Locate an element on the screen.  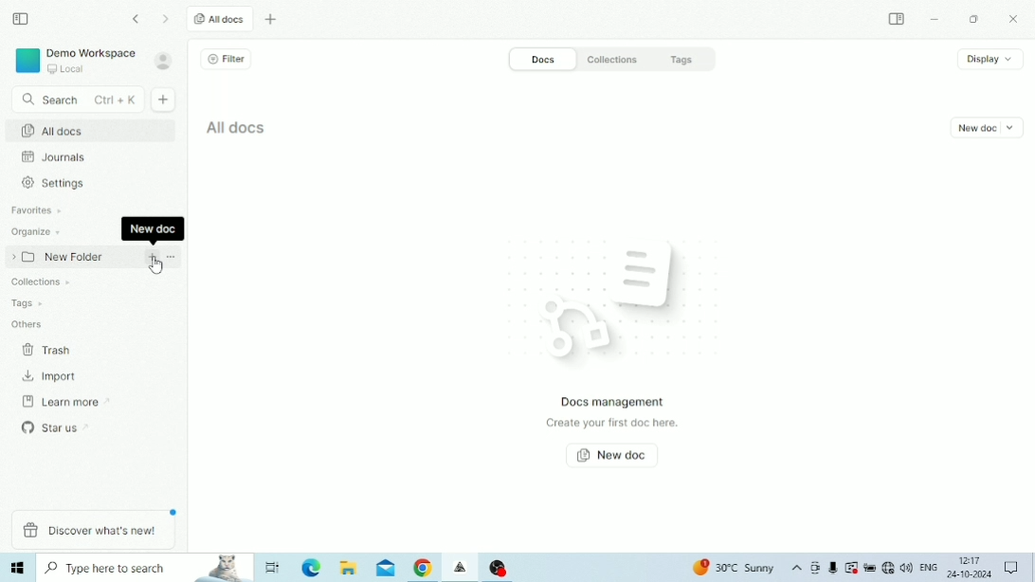
Journals is located at coordinates (54, 156).